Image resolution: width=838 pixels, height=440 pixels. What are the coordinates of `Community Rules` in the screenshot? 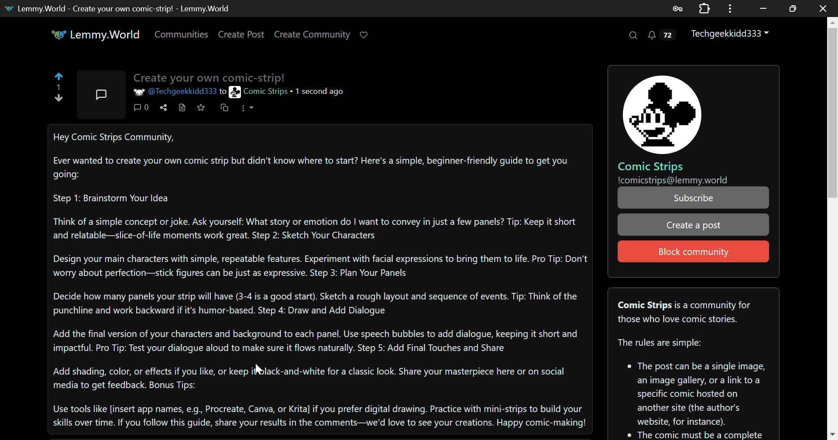 It's located at (692, 363).